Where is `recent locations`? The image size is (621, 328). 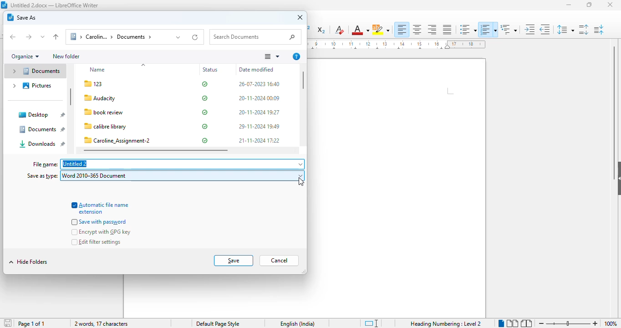 recent locations is located at coordinates (43, 37).